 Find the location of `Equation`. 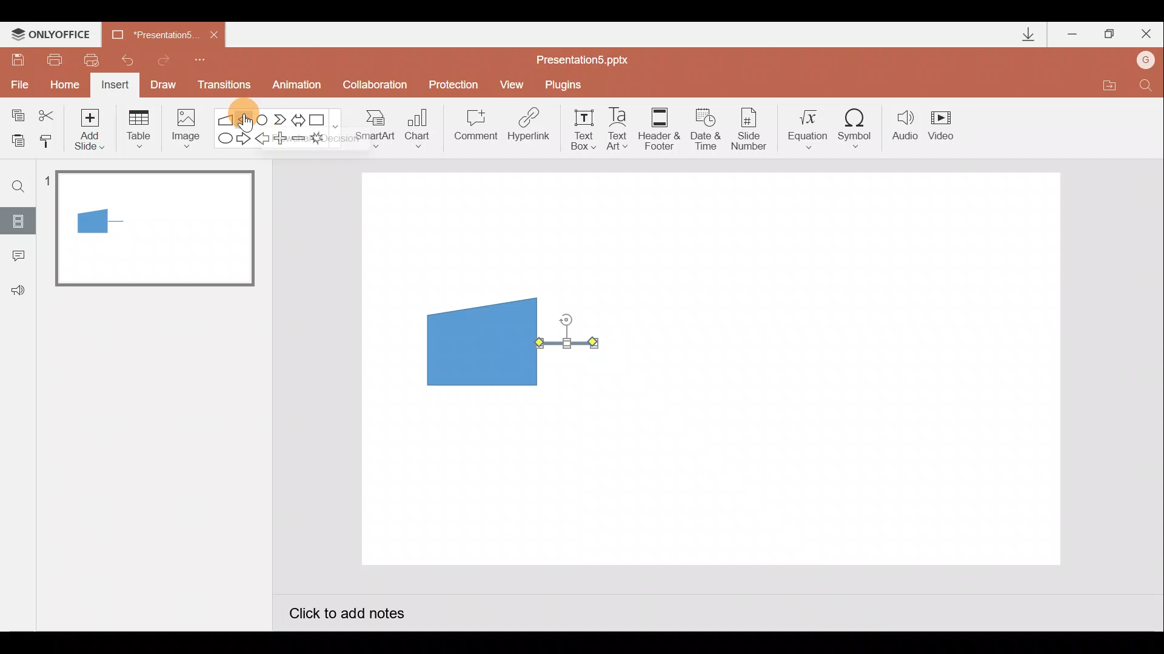

Equation is located at coordinates (810, 127).